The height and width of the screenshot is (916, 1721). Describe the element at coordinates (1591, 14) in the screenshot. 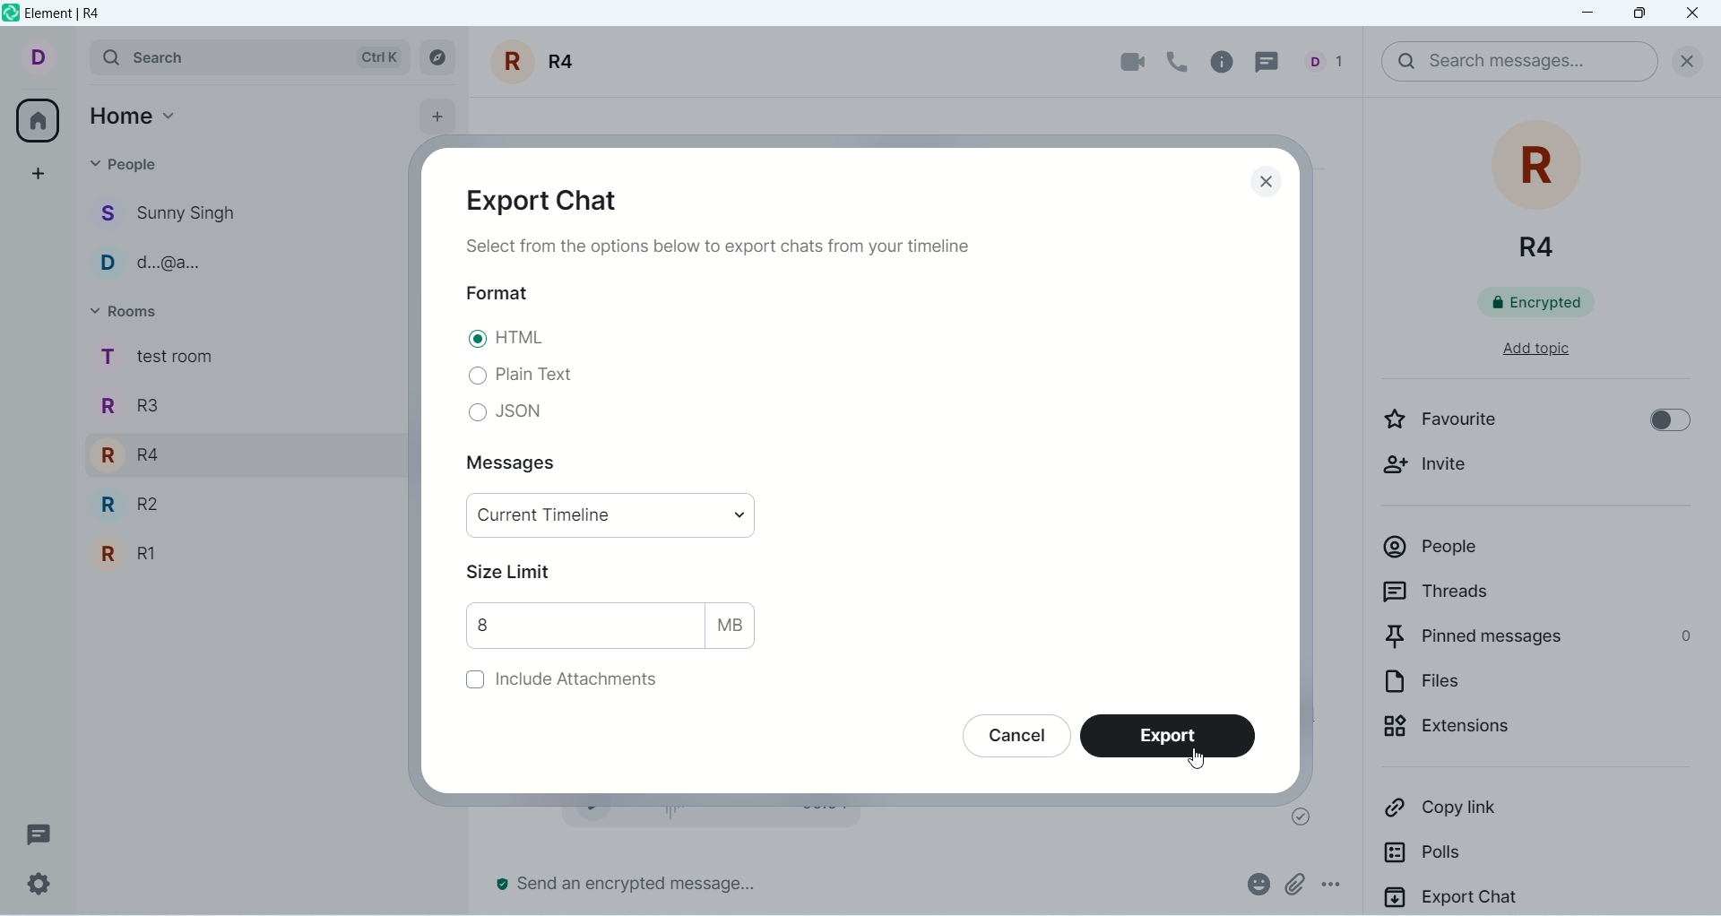

I see `minimize` at that location.